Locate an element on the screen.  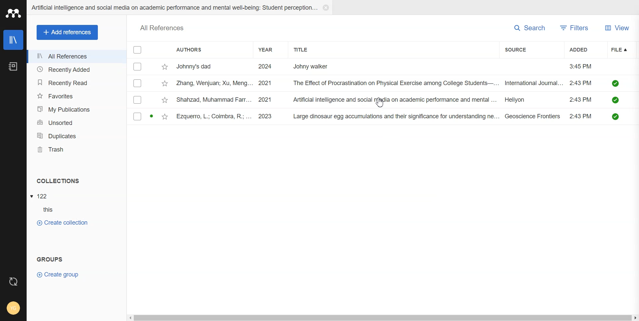
Add references is located at coordinates (68, 33).